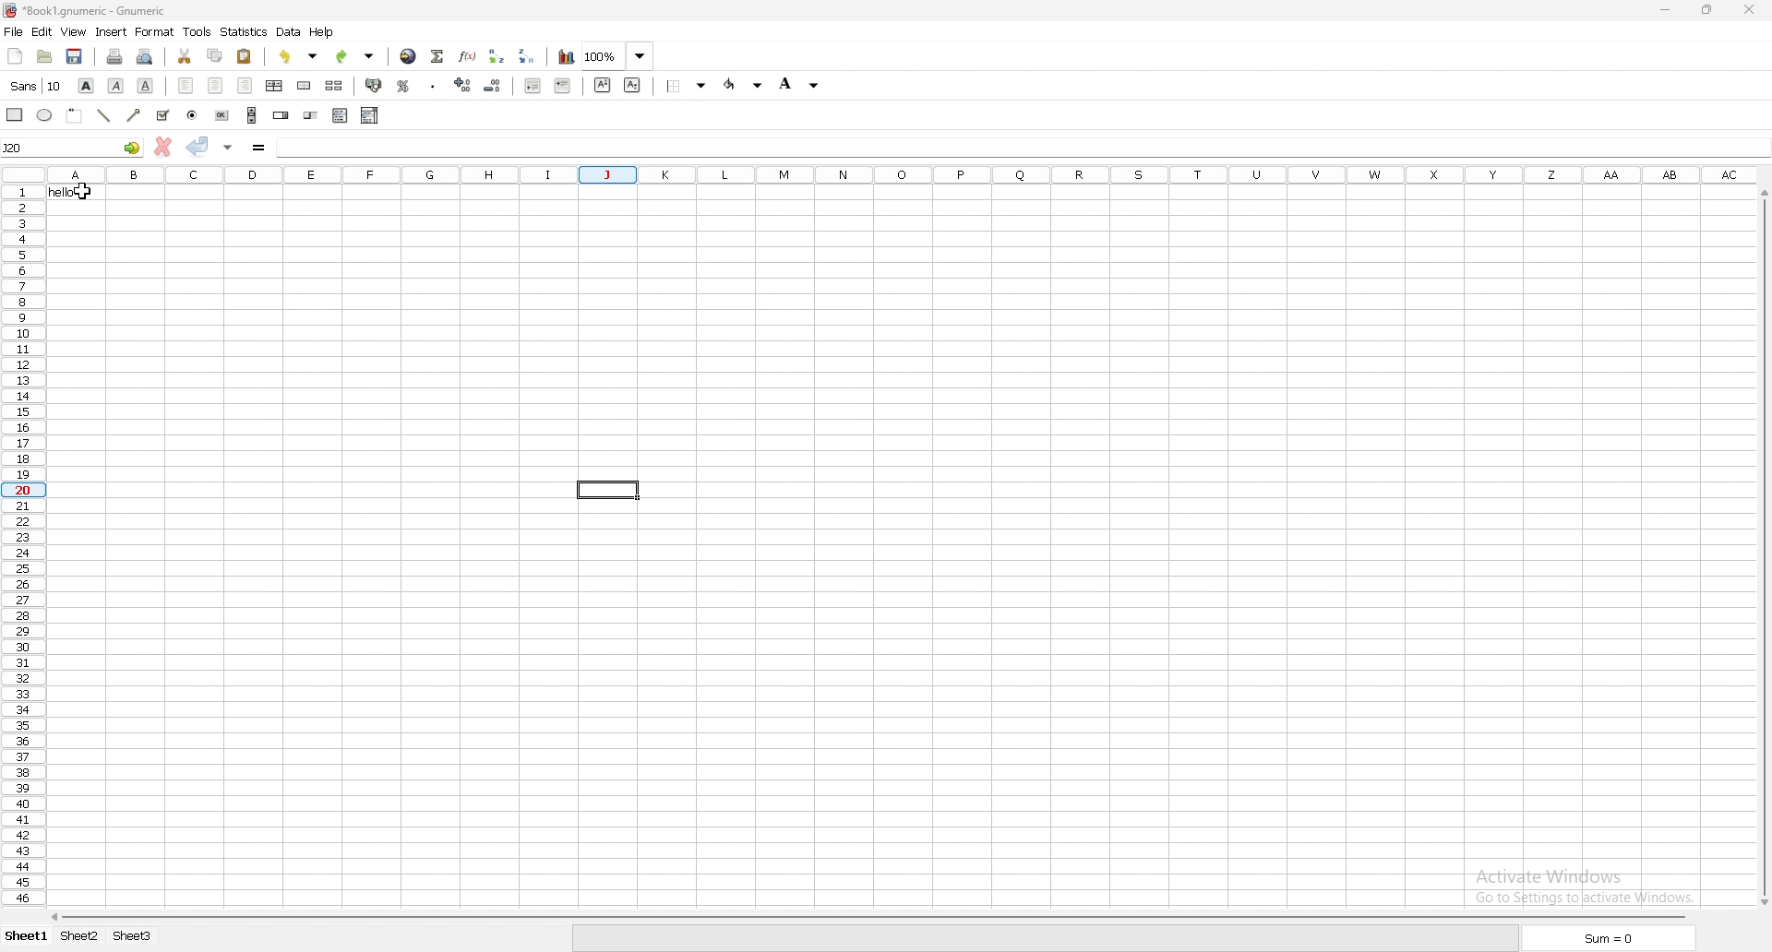 This screenshot has width=1772, height=952. What do you see at coordinates (603, 86) in the screenshot?
I see `superscript` at bounding box center [603, 86].